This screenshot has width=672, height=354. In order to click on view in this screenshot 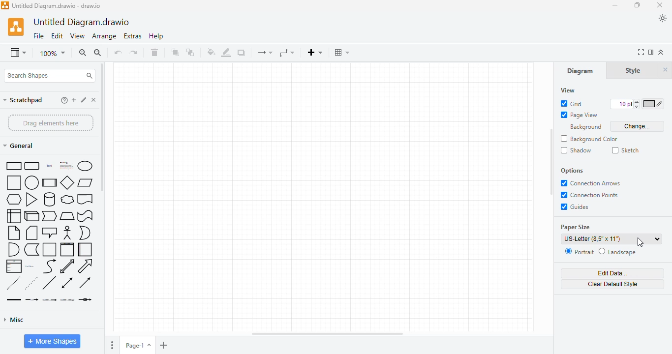, I will do `click(77, 36)`.